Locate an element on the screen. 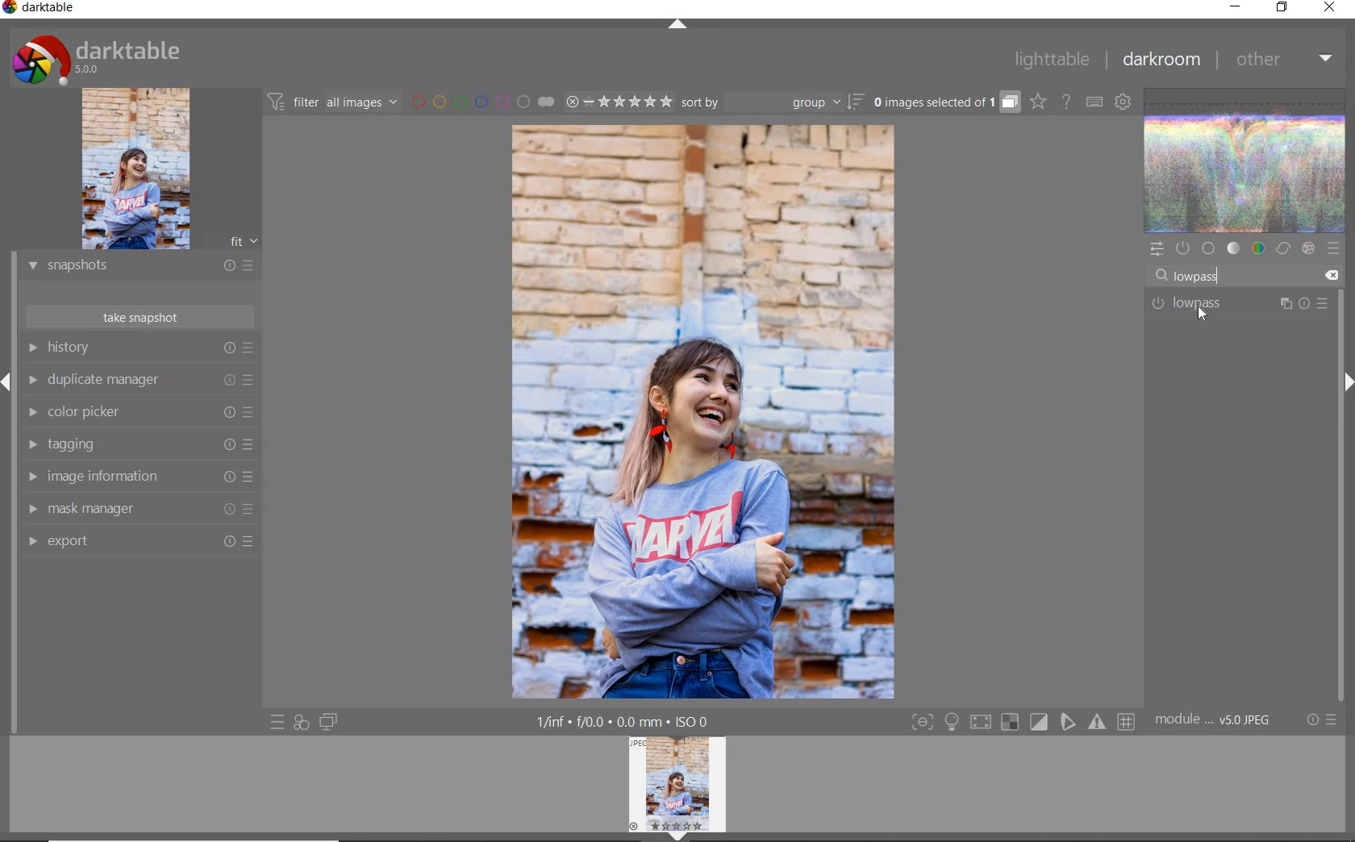 This screenshot has height=842, width=1355. sort is located at coordinates (773, 104).